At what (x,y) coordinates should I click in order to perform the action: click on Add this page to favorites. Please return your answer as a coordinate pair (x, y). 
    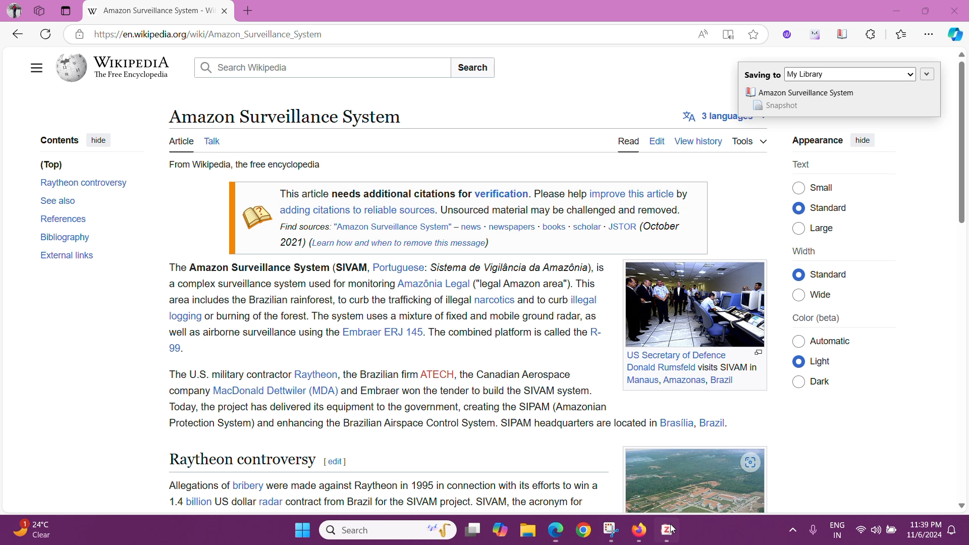
    Looking at the image, I should click on (752, 34).